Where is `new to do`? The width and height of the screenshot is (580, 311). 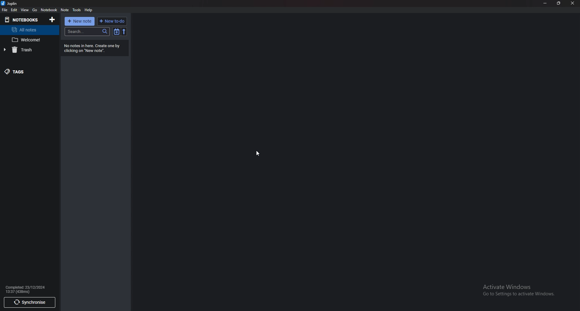
new to do is located at coordinates (112, 21).